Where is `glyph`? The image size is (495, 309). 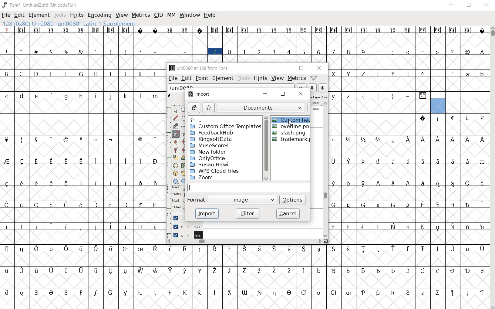
glyph is located at coordinates (214, 270).